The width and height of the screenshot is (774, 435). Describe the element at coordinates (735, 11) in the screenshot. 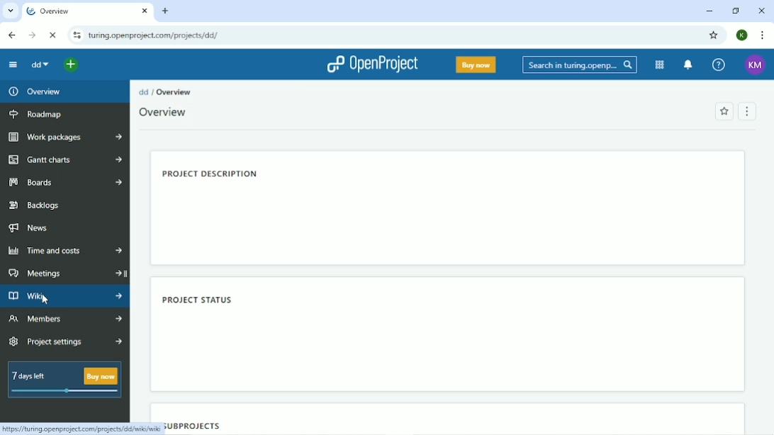

I see `Restore down` at that location.